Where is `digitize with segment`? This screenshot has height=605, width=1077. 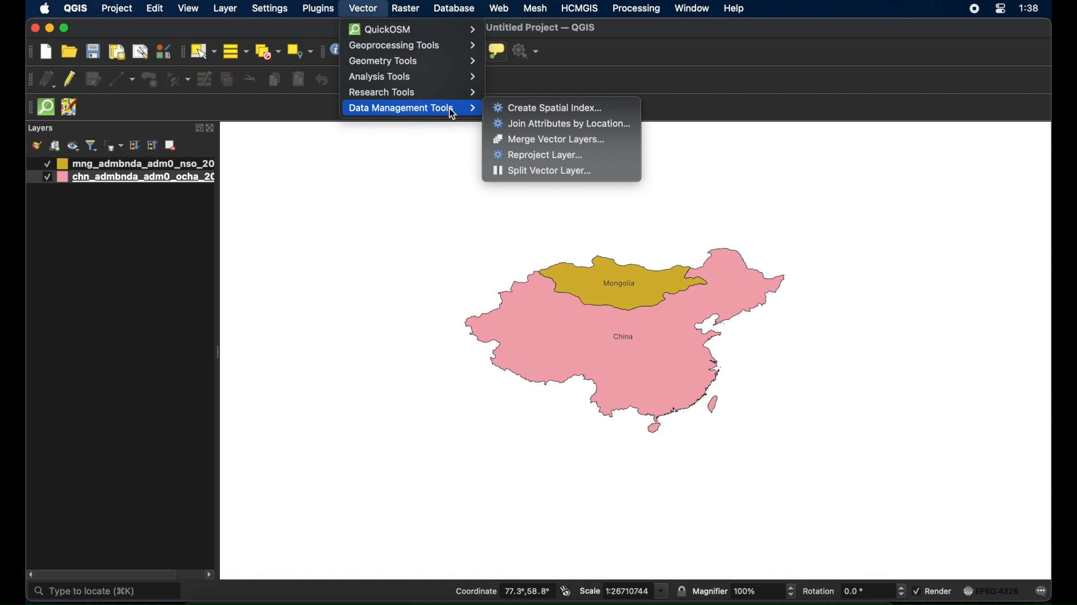
digitize with segment is located at coordinates (122, 80).